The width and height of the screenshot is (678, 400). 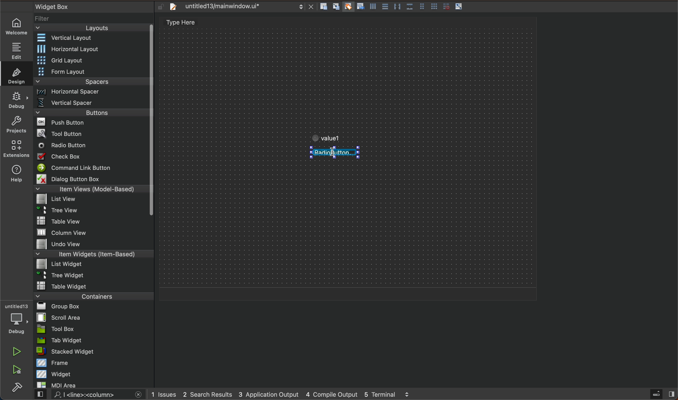 I want to click on , so click(x=434, y=7).